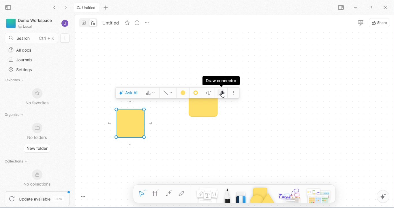  I want to click on draw connector, so click(221, 81).